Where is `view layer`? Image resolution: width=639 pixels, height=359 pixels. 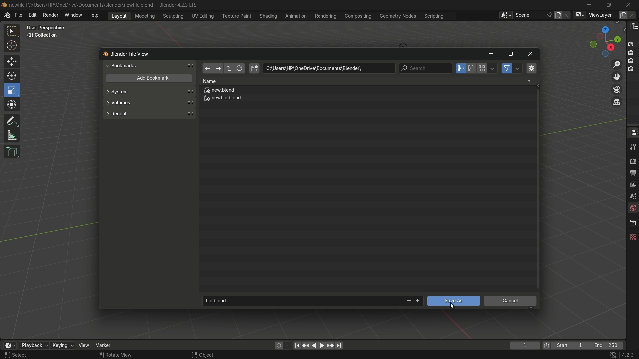
view layer is located at coordinates (579, 15).